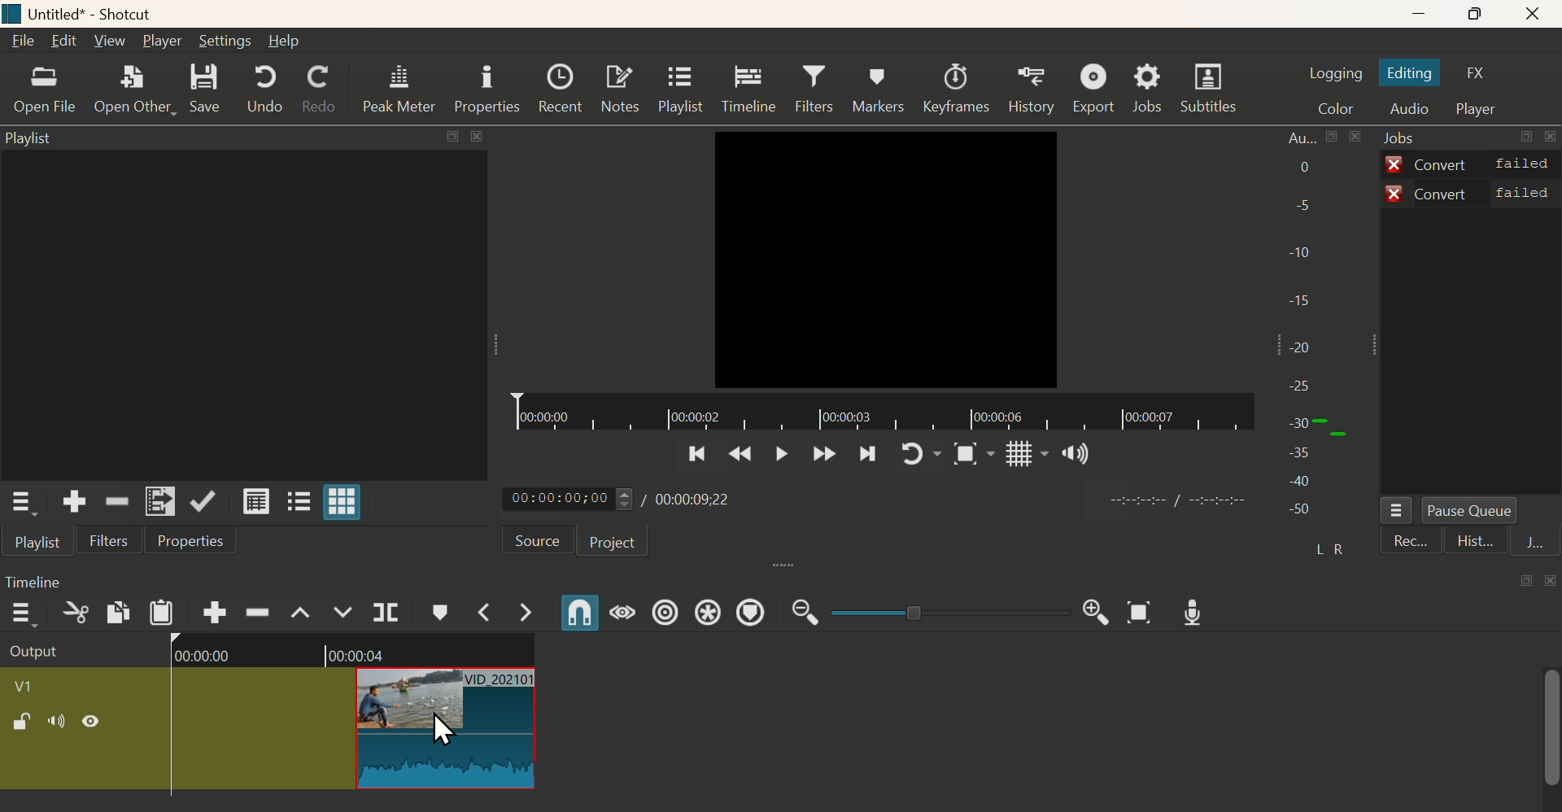 This screenshot has height=812, width=1562. Describe the element at coordinates (1481, 73) in the screenshot. I see `FX` at that location.